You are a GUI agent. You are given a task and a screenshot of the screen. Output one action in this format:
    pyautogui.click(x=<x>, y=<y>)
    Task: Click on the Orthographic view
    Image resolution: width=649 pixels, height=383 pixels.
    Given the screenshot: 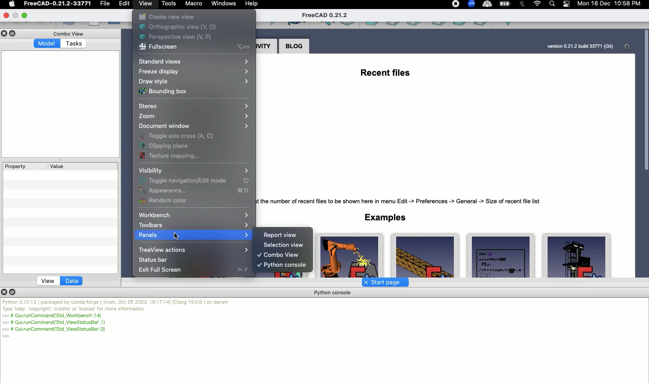 What is the action you would take?
    pyautogui.click(x=181, y=27)
    